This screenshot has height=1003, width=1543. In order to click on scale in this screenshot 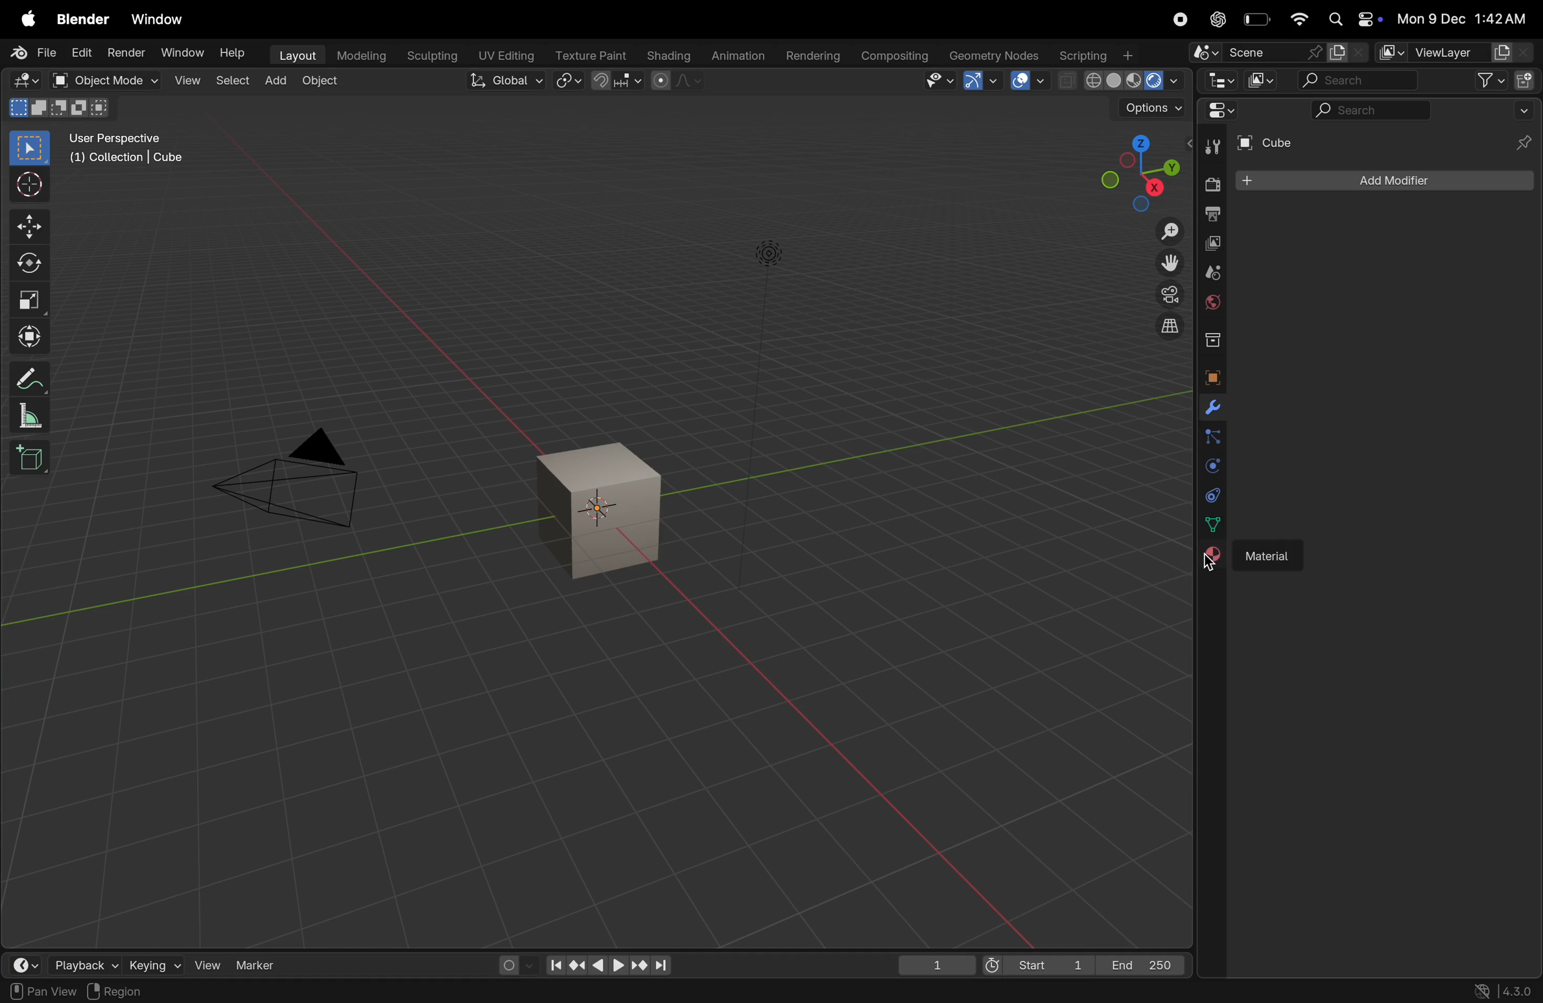, I will do `click(29, 299)`.